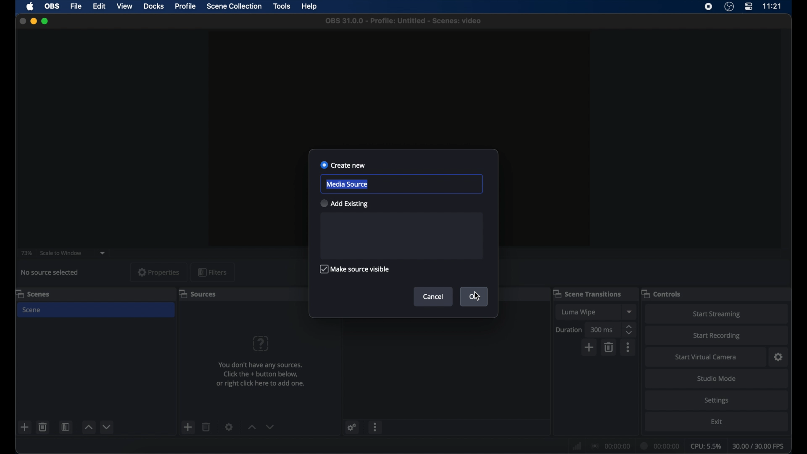 The width and height of the screenshot is (807, 454). I want to click on make source visible, so click(353, 269).